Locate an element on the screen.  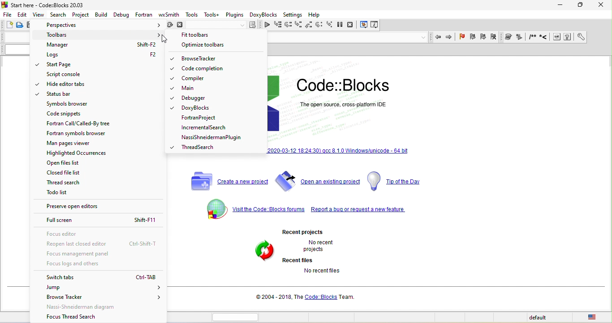
browse tracker is located at coordinates (104, 300).